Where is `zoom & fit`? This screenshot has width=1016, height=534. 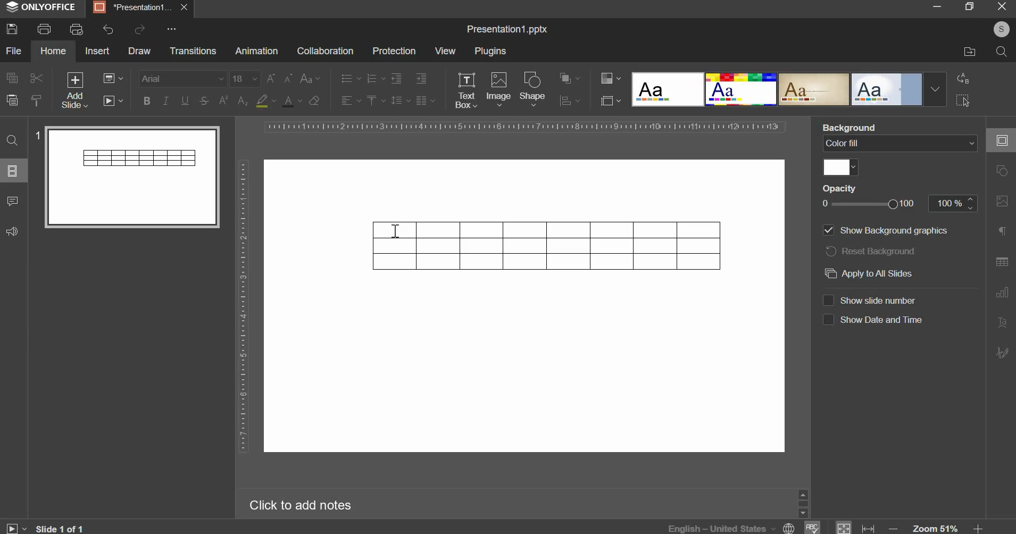
zoom & fit is located at coordinates (909, 527).